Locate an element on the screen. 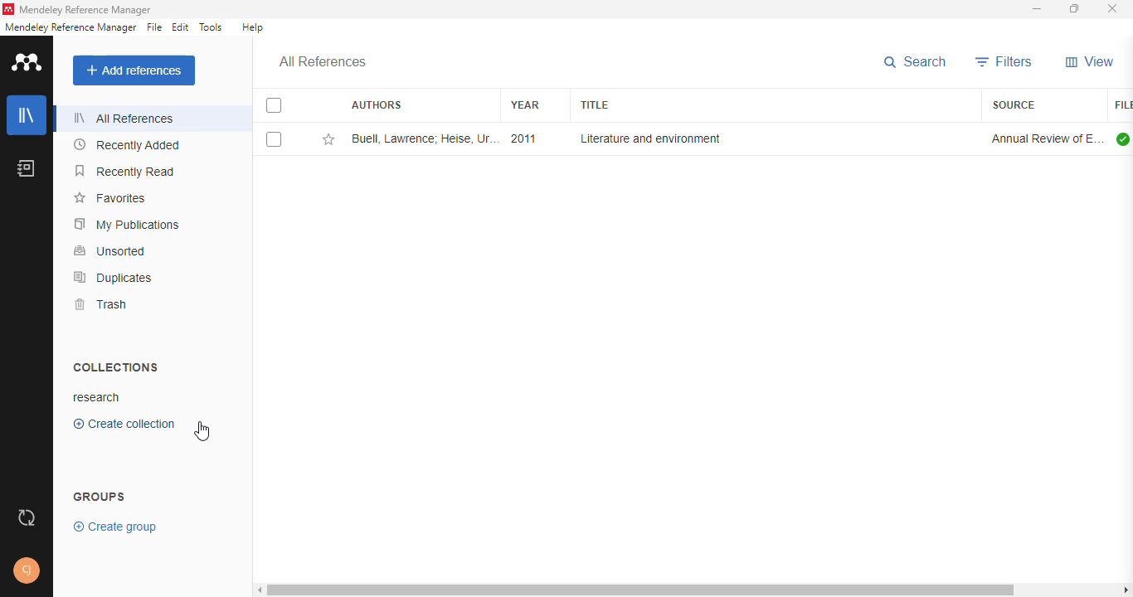 The image size is (1133, 597). all references is located at coordinates (322, 62).